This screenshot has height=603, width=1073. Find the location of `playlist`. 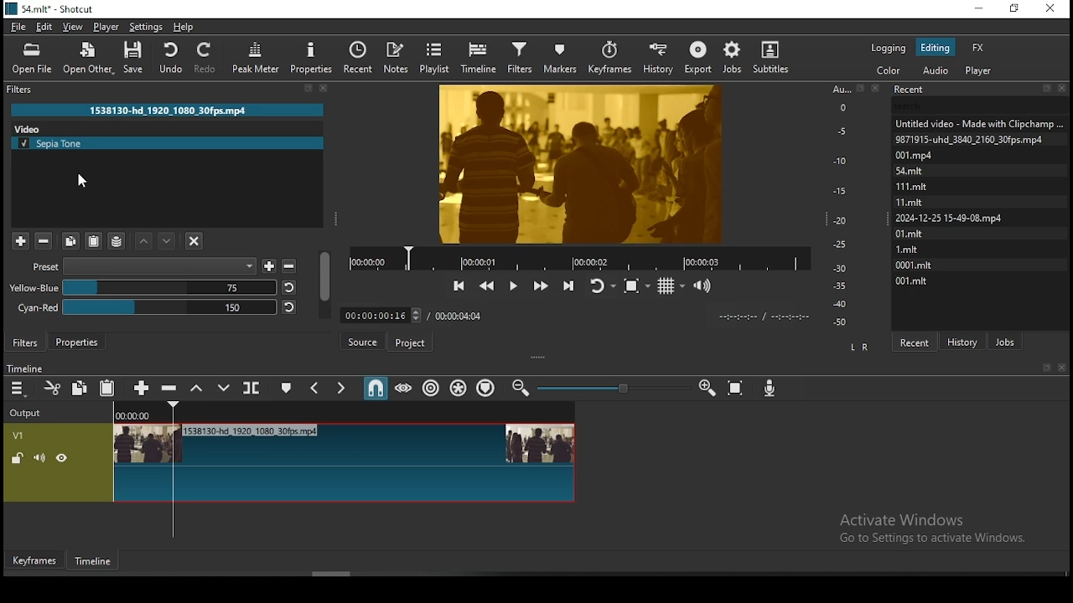

playlist is located at coordinates (437, 56).